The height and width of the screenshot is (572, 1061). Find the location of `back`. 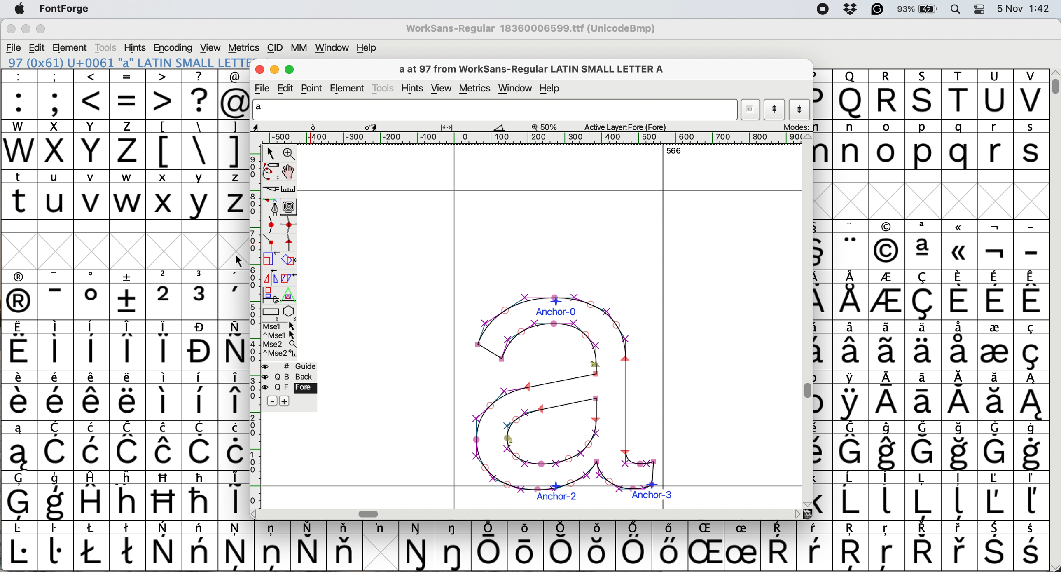

back is located at coordinates (289, 376).